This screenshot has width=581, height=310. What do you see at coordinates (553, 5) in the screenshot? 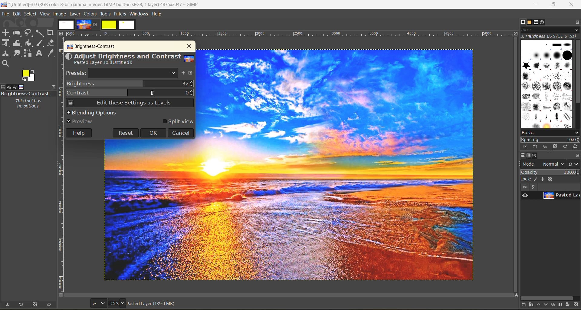
I see `maximize` at bounding box center [553, 5].